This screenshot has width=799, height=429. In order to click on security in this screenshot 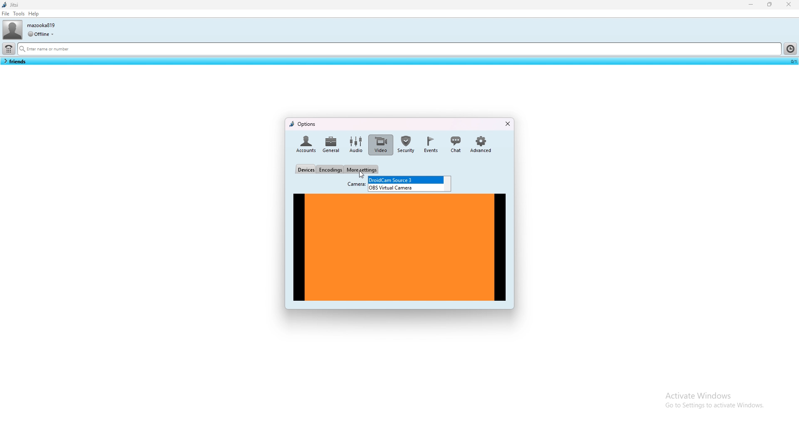, I will do `click(407, 145)`.